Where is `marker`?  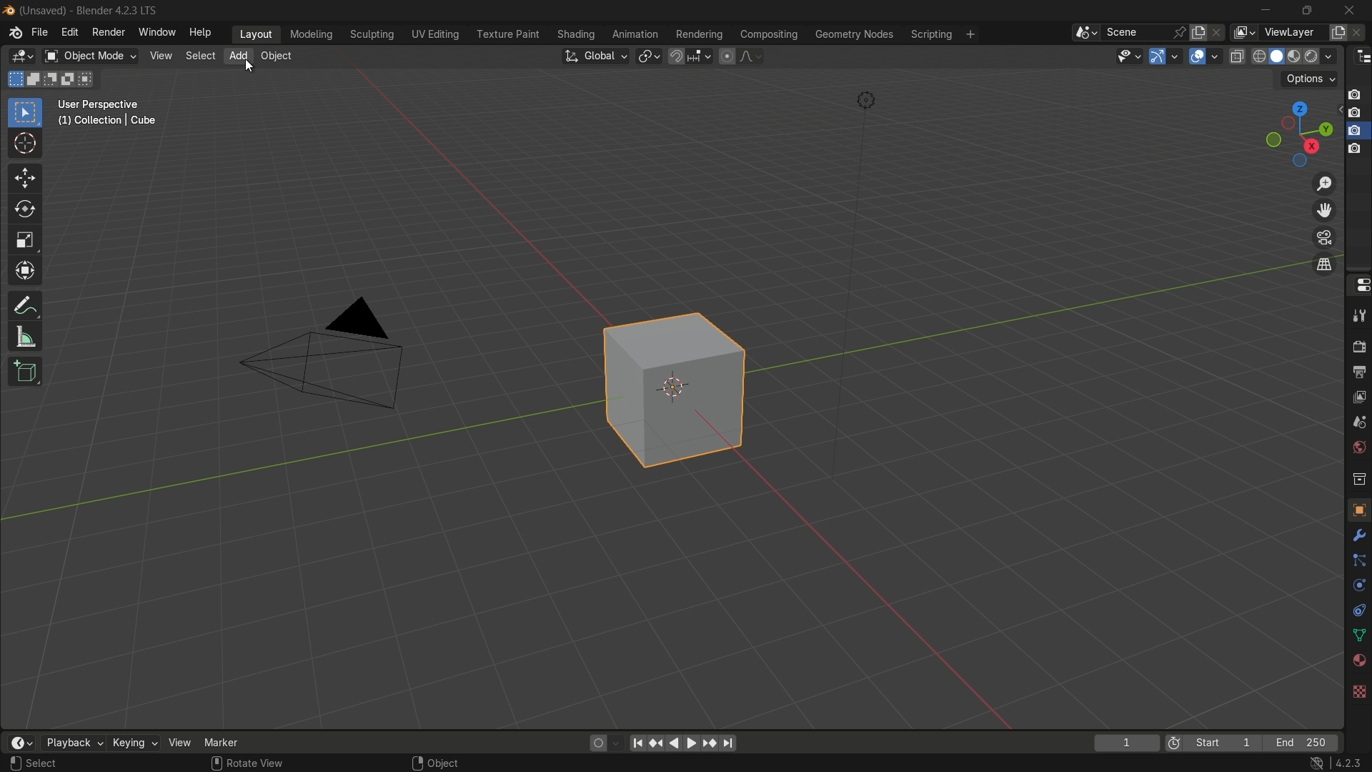 marker is located at coordinates (222, 742).